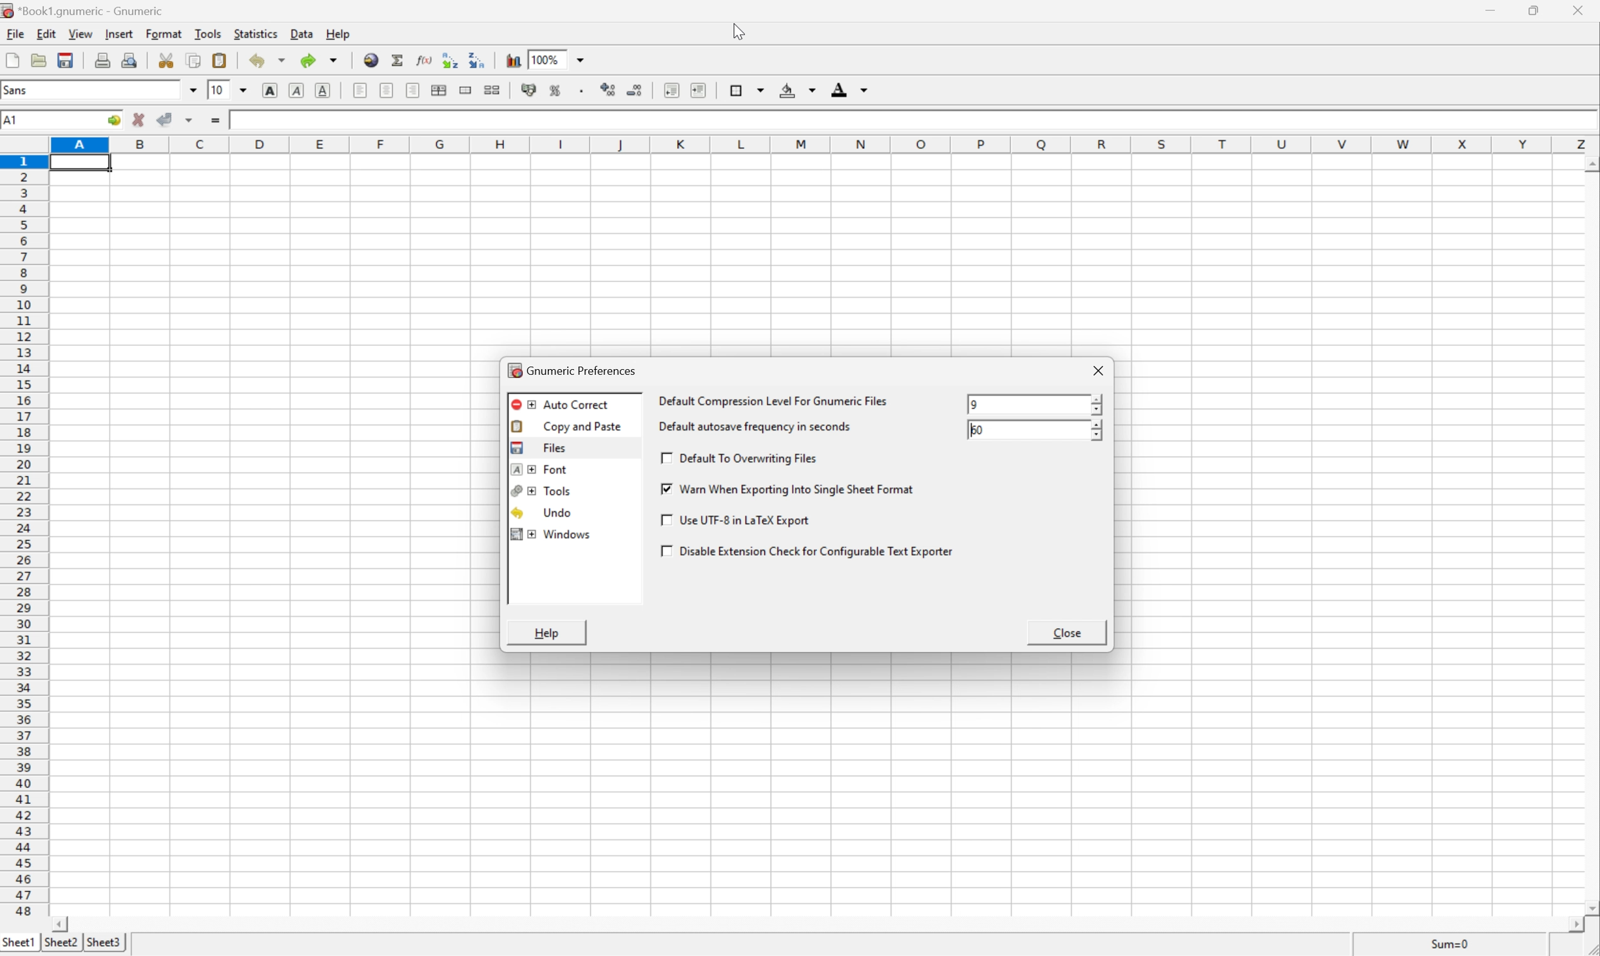  What do you see at coordinates (1099, 402) in the screenshot?
I see `slider` at bounding box center [1099, 402].